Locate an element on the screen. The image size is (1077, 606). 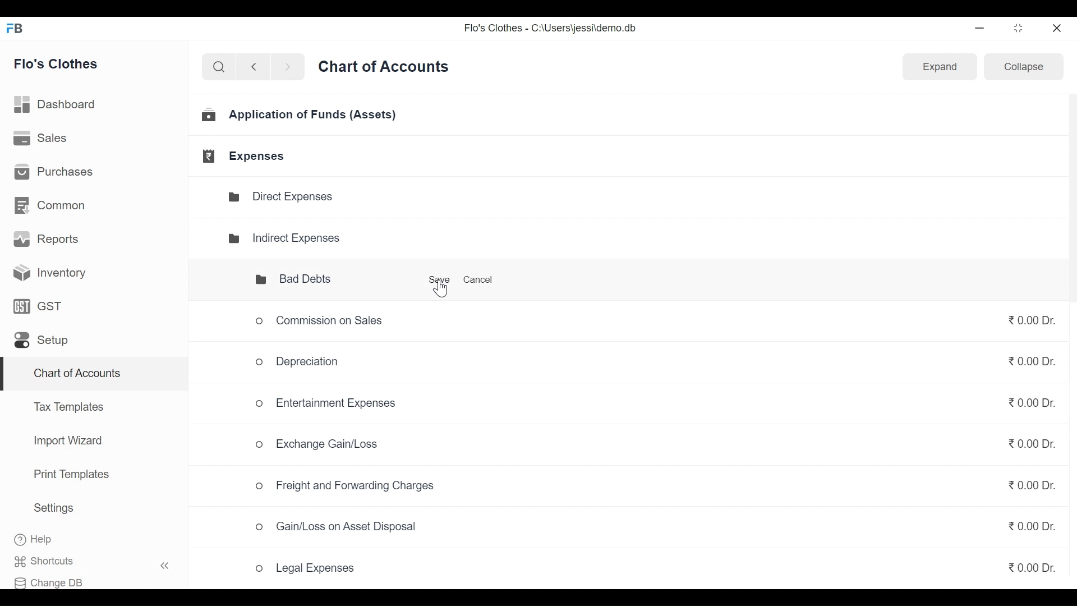
Commission on Sales is located at coordinates (317, 323).